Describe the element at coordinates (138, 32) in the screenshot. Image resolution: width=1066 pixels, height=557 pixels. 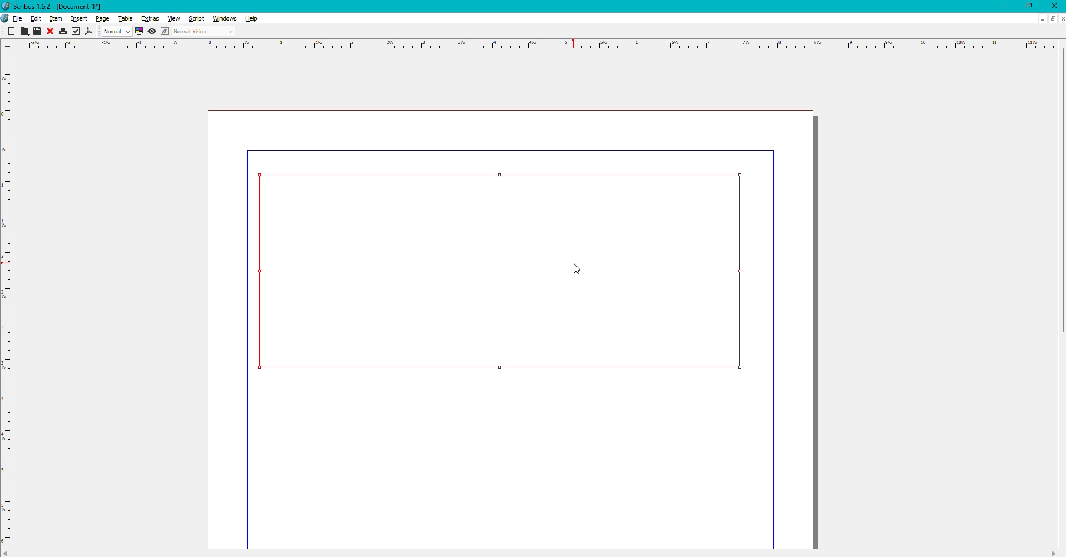
I see `Display` at that location.